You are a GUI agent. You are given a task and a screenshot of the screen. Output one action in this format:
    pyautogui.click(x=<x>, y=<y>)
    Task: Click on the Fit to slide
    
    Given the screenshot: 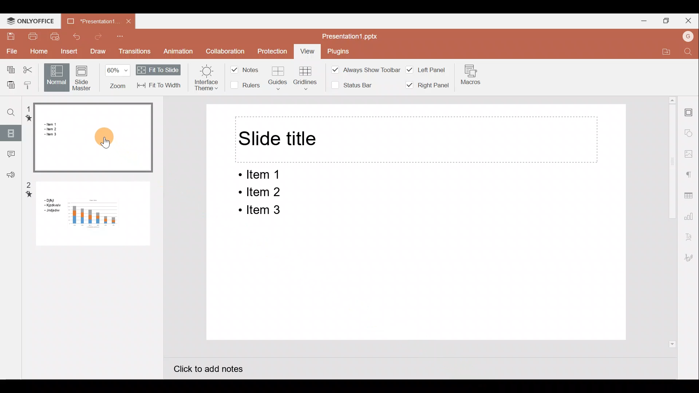 What is the action you would take?
    pyautogui.click(x=157, y=70)
    